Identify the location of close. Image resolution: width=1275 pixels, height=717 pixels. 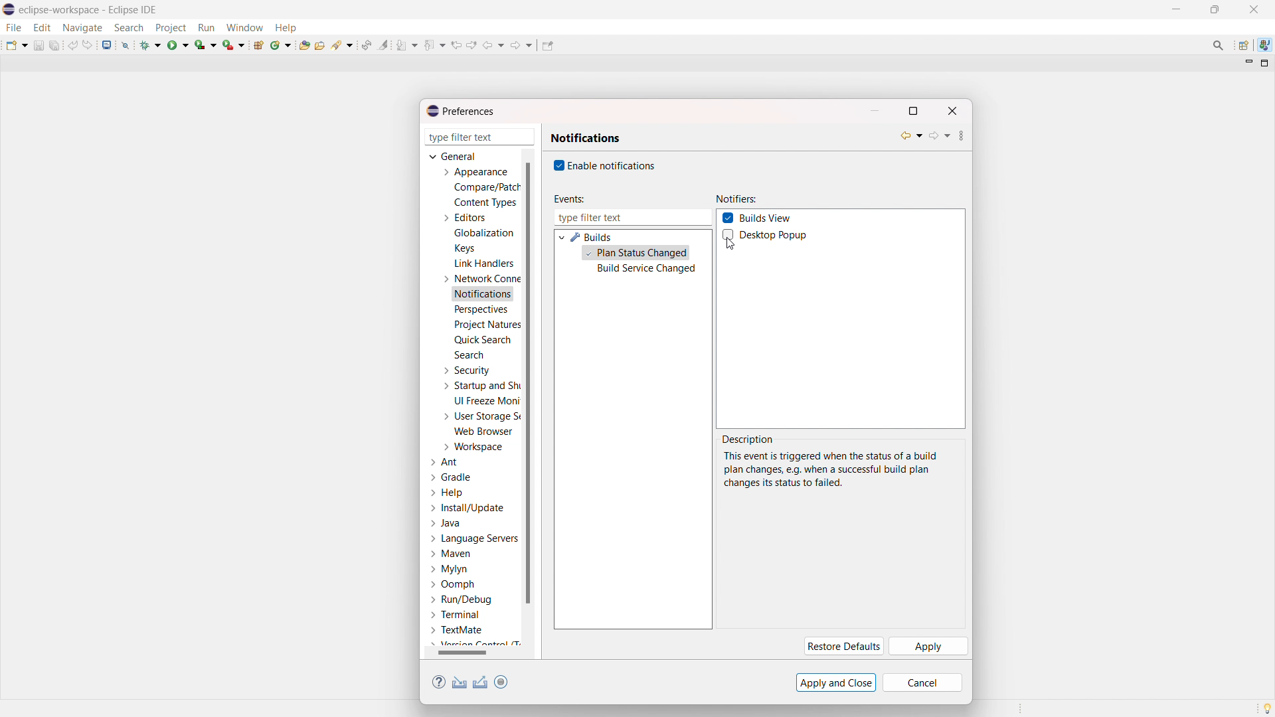
(1254, 9).